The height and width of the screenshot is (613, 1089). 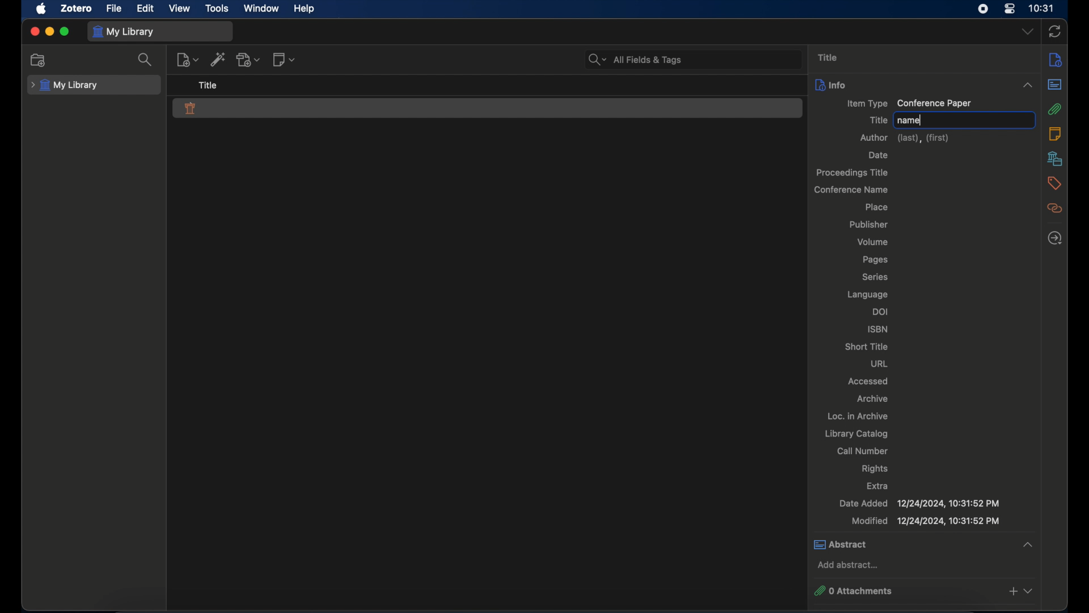 I want to click on apple, so click(x=42, y=9).